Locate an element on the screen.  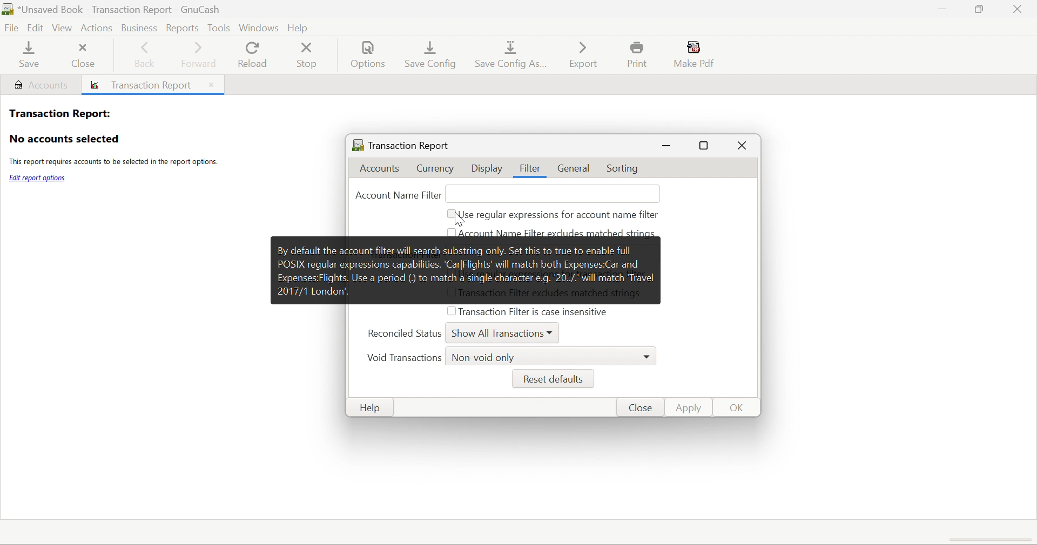
Options is located at coordinates (370, 57).